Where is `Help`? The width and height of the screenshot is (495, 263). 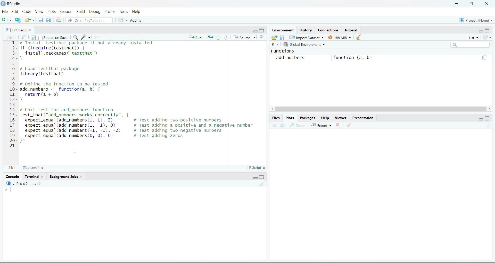 Help is located at coordinates (326, 118).